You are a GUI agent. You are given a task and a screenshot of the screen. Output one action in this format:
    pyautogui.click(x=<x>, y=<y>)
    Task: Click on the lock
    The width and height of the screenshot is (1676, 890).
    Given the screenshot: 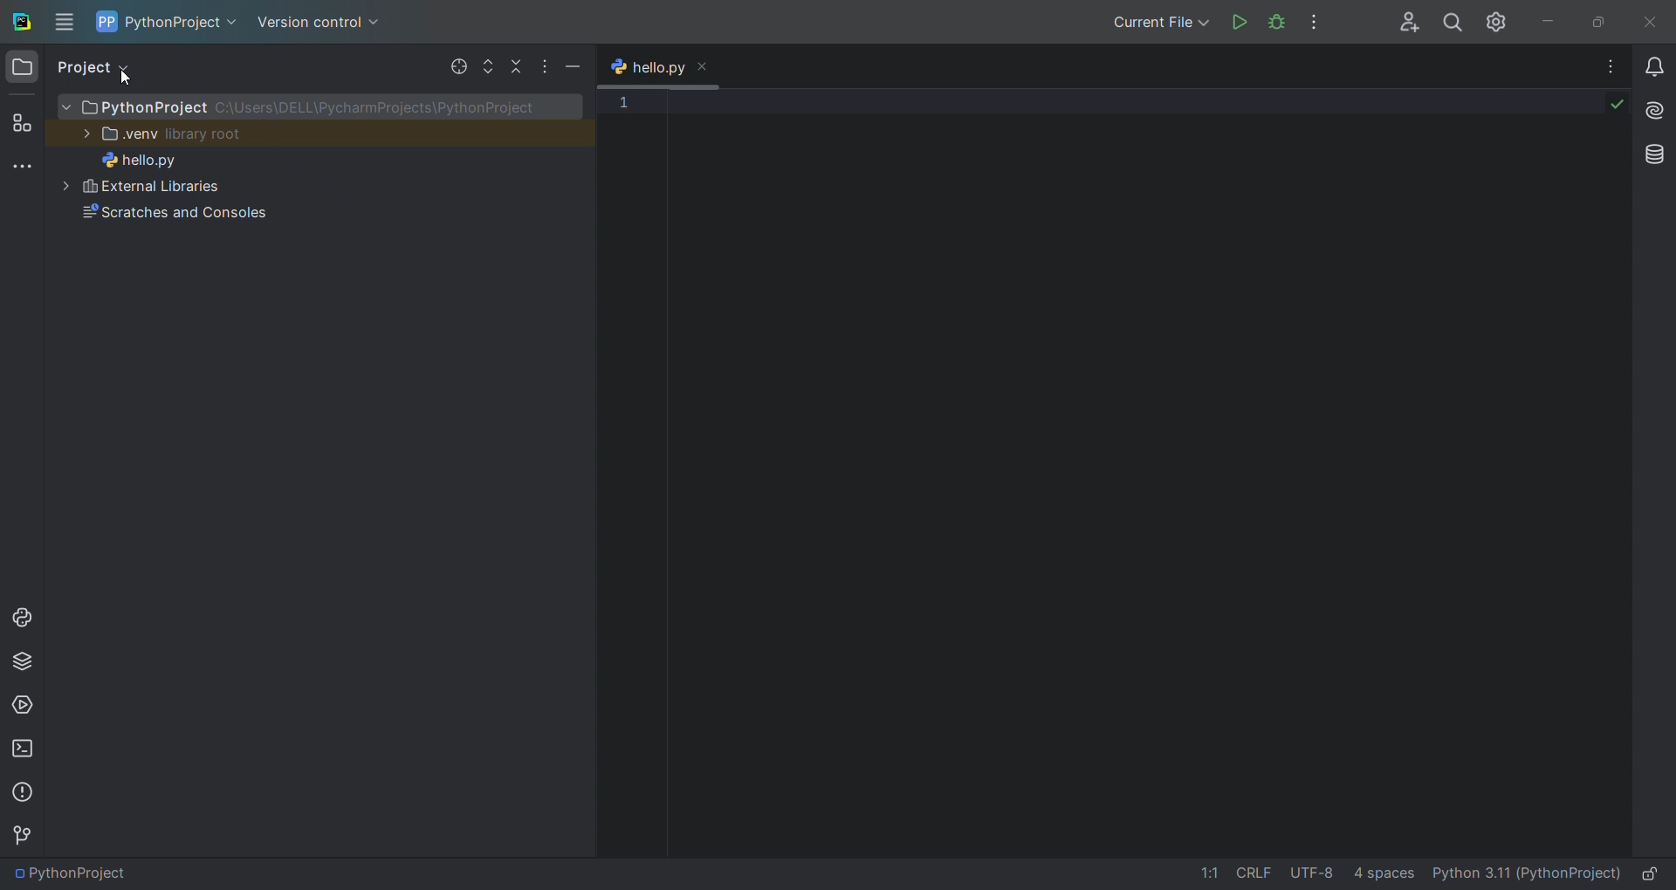 What is the action you would take?
    pyautogui.click(x=1656, y=872)
    